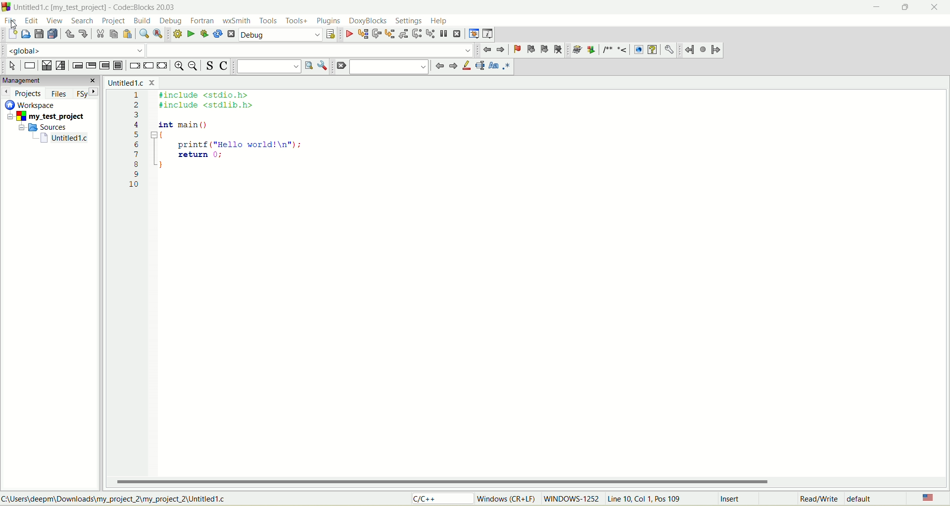 Image resolution: width=950 pixels, height=506 pixels. What do you see at coordinates (176, 33) in the screenshot?
I see `build` at bounding box center [176, 33].